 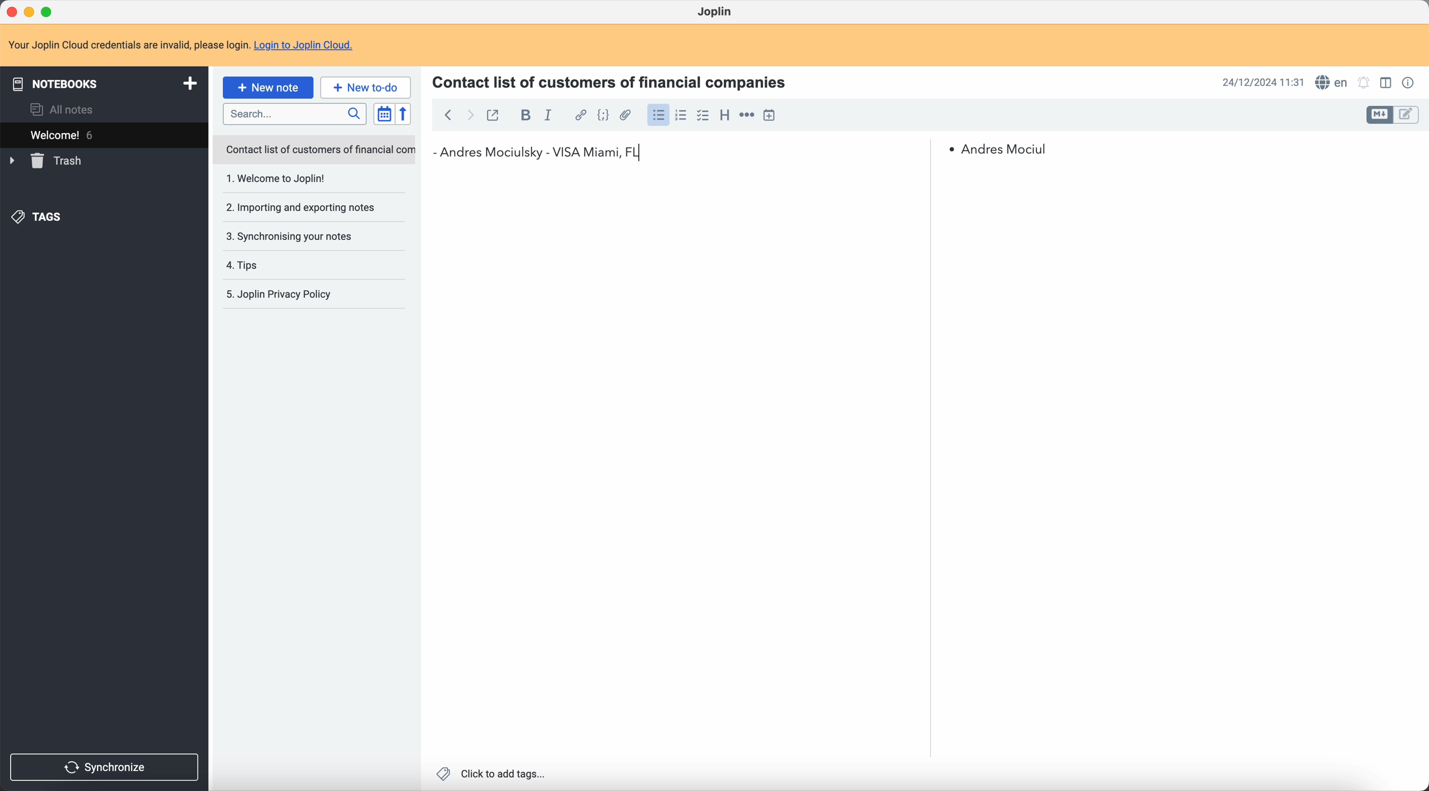 I want to click on Contact list of customers of financial com, so click(x=319, y=150).